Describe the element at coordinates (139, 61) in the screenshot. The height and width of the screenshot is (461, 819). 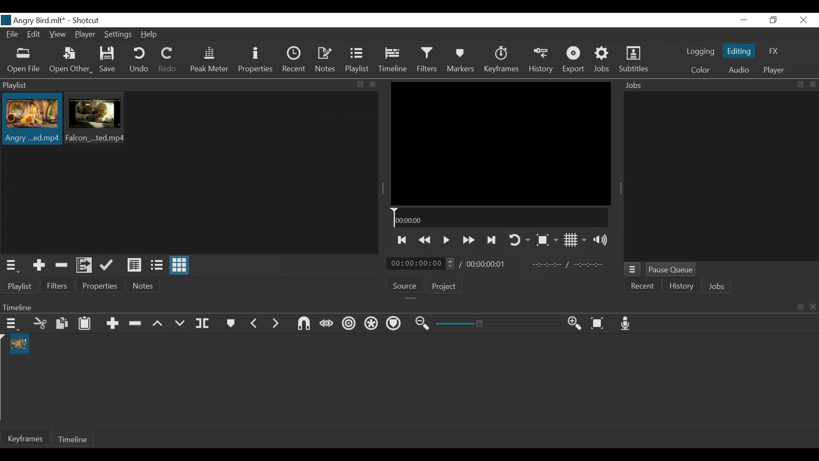
I see `Undo` at that location.